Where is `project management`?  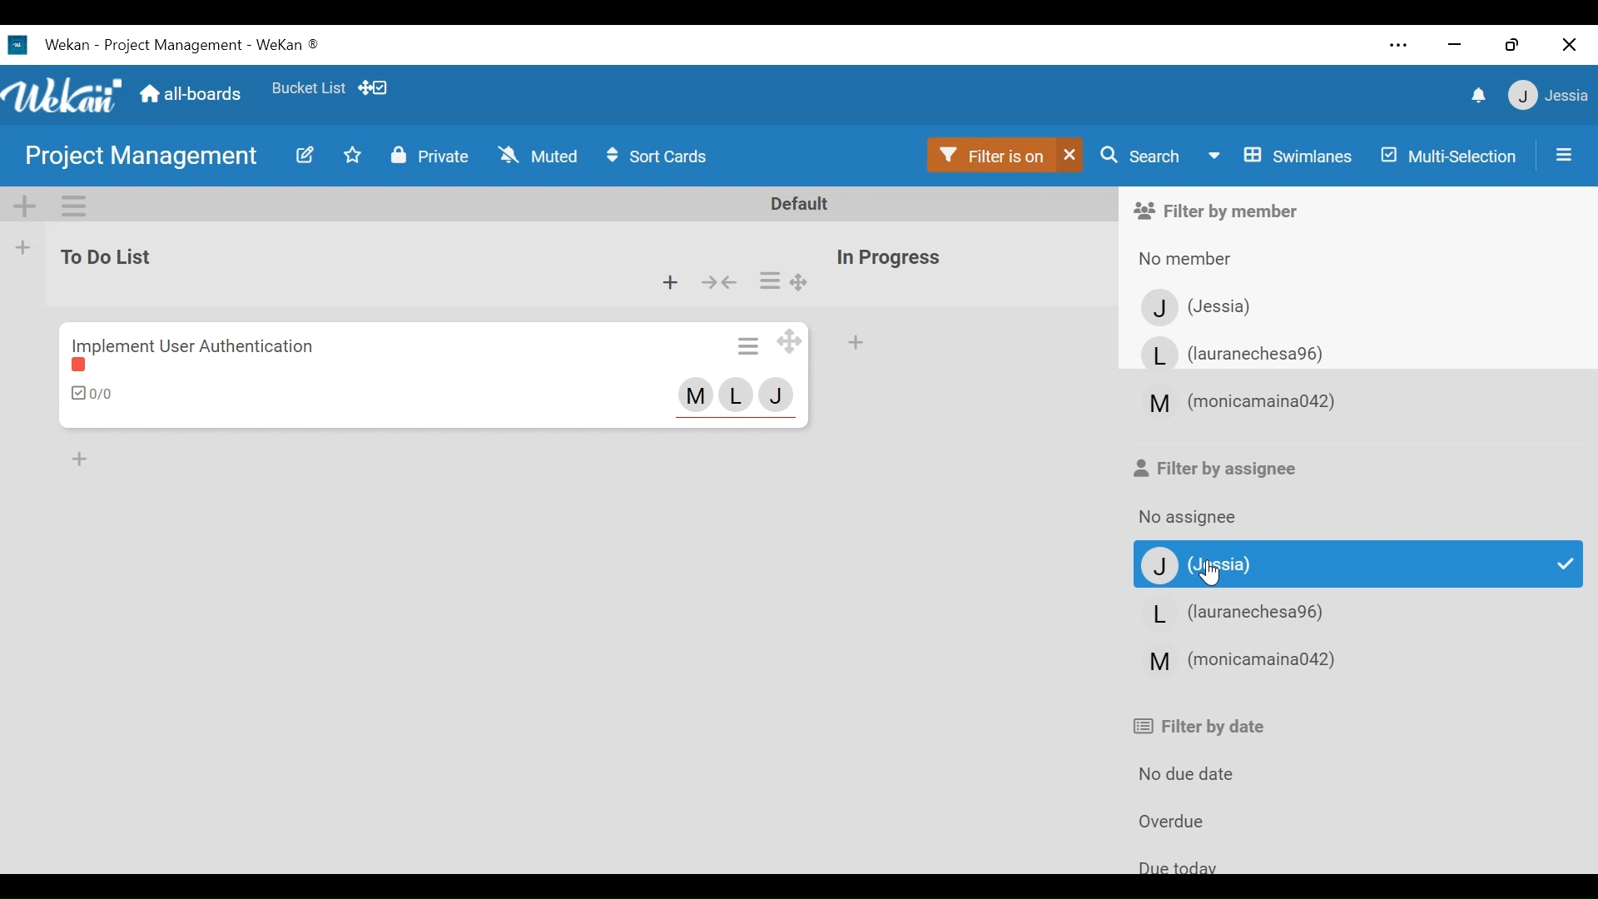
project management is located at coordinates (141, 155).